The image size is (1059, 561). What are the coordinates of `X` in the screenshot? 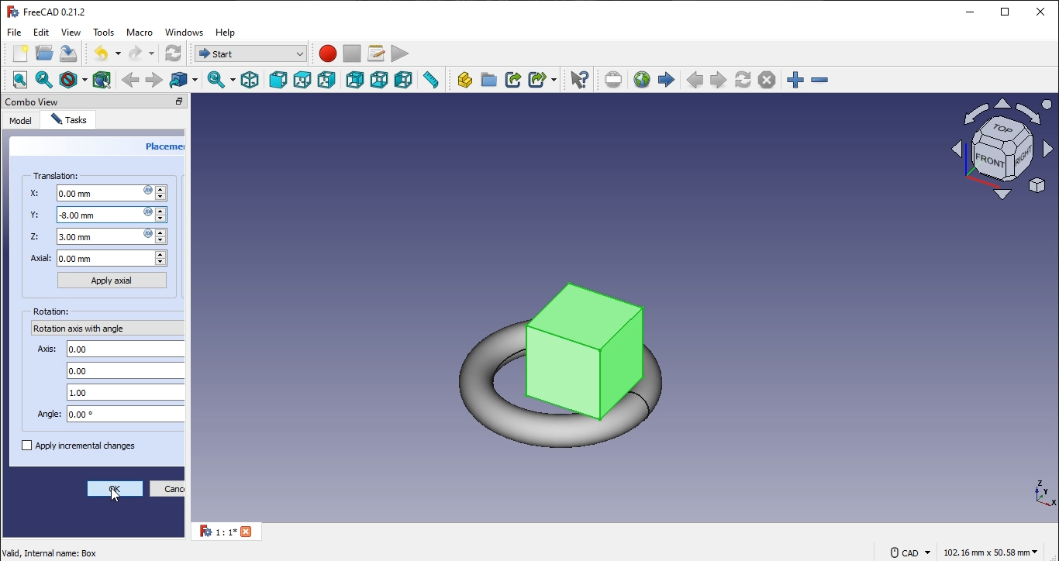 It's located at (102, 194).